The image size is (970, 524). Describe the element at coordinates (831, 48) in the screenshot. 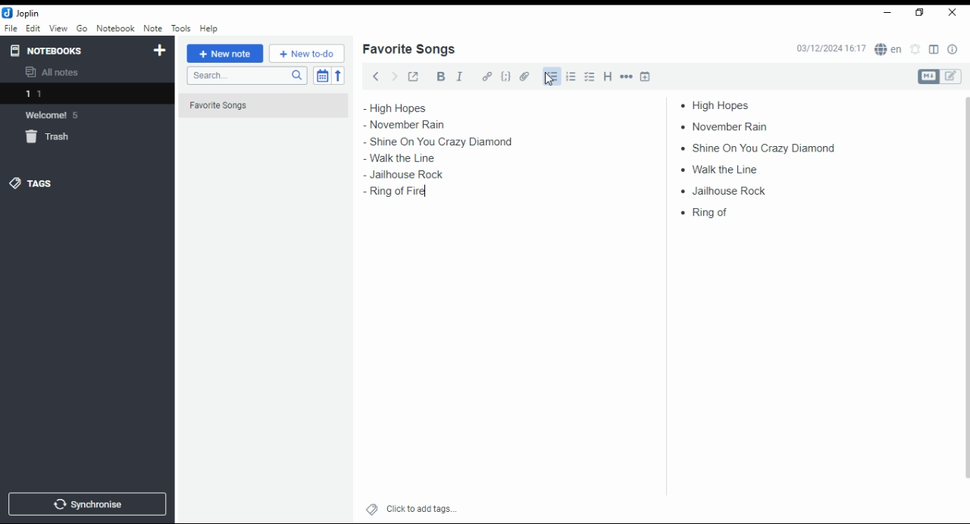

I see `03/12/2024 16:16` at that location.